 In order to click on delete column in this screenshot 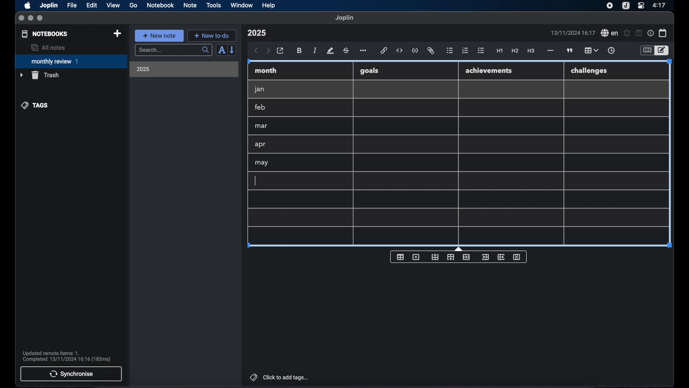, I will do `click(517, 257)`.